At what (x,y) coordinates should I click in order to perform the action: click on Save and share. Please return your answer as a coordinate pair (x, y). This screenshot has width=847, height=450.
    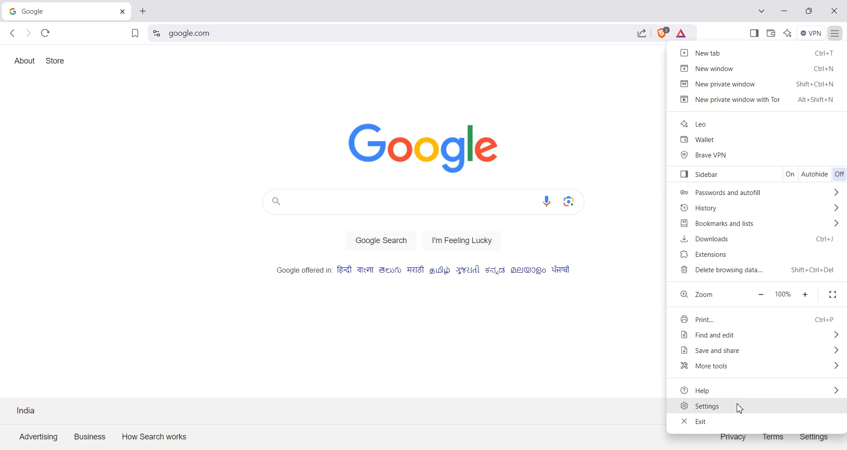
    Looking at the image, I should click on (758, 350).